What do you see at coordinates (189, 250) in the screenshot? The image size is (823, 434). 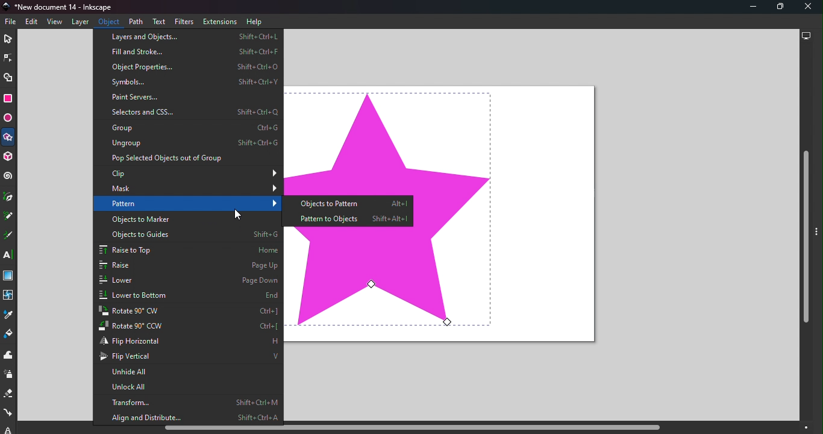 I see `Raise to top` at bounding box center [189, 250].